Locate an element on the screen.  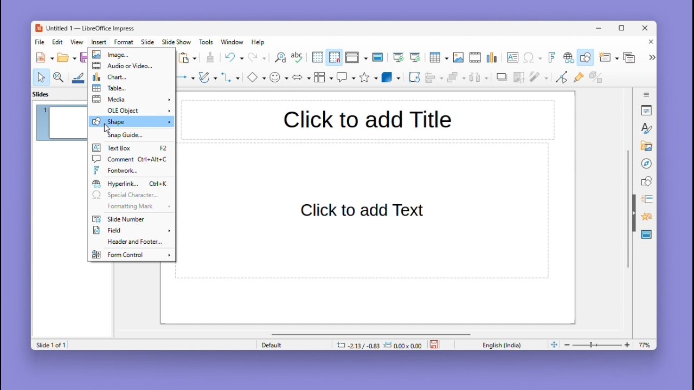
snap to grid is located at coordinates (334, 57).